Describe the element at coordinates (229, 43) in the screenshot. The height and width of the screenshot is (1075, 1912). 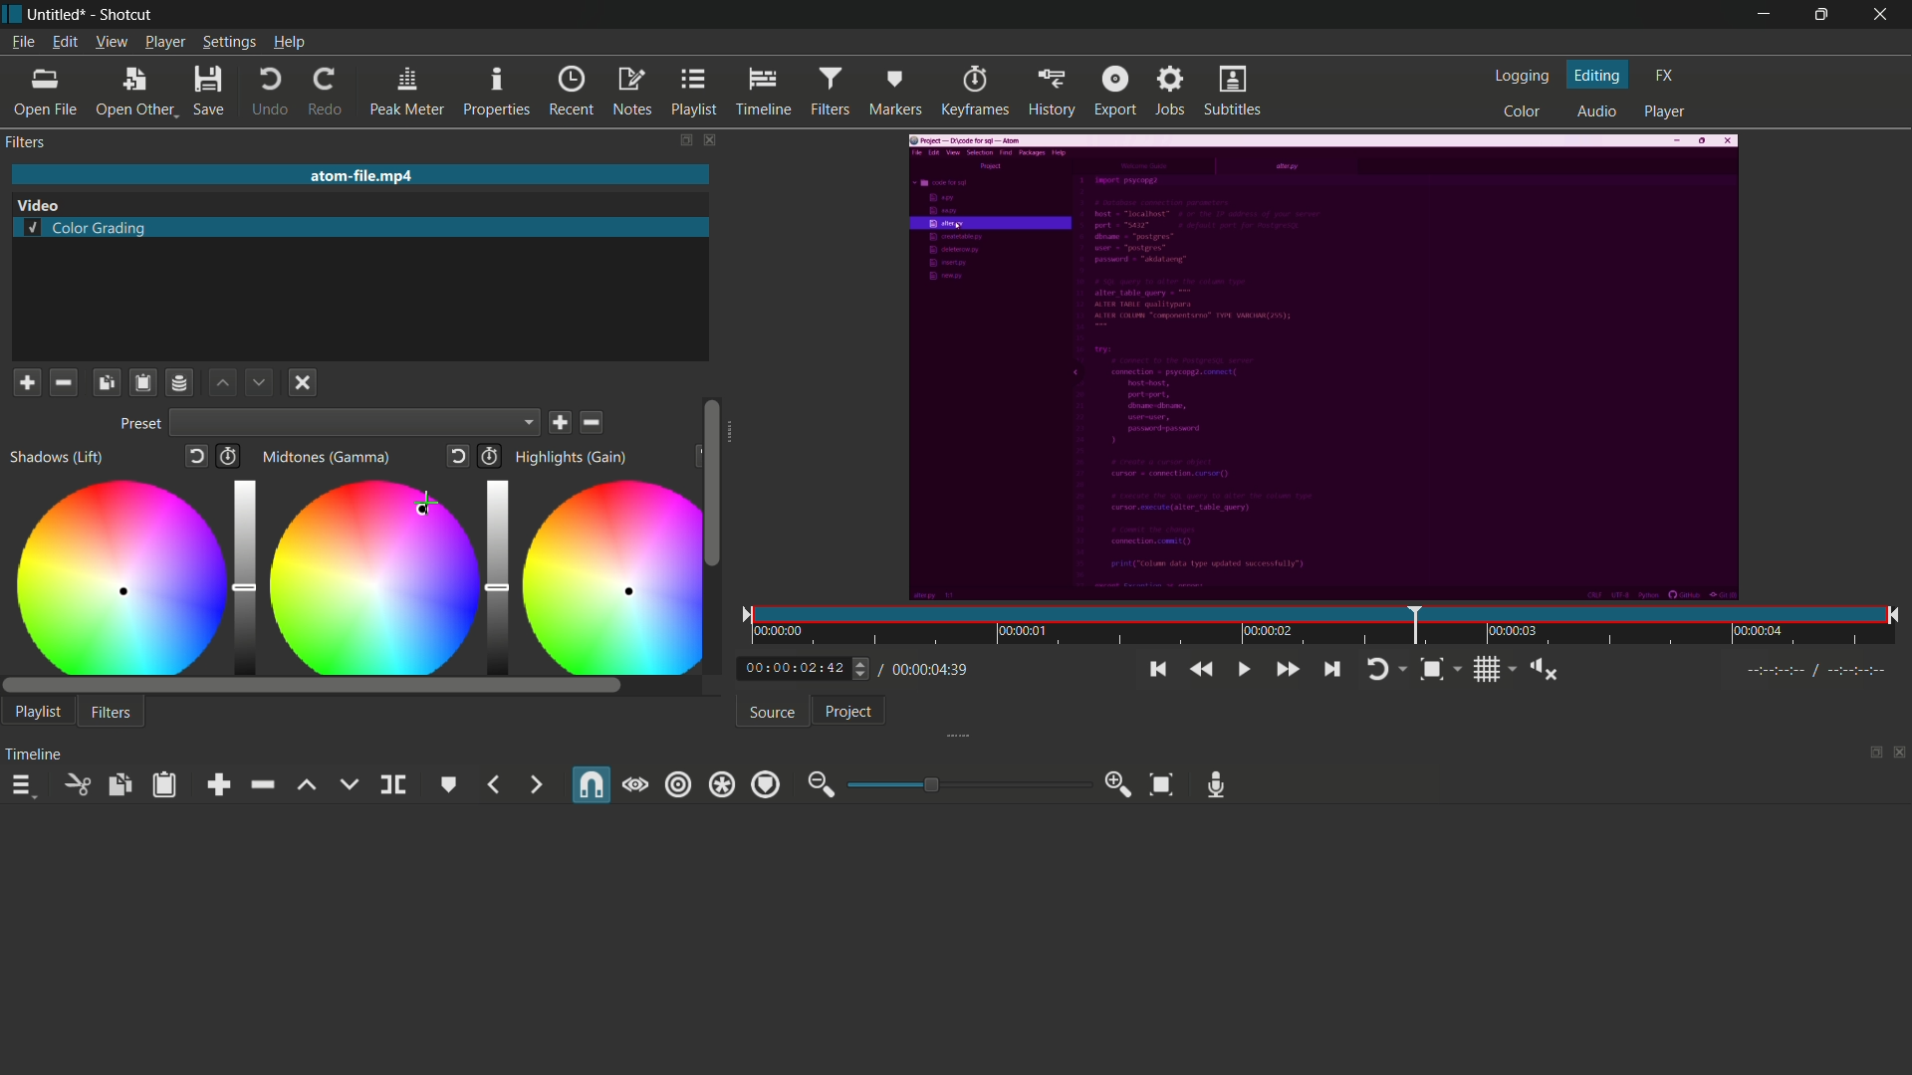
I see `settings menu` at that location.